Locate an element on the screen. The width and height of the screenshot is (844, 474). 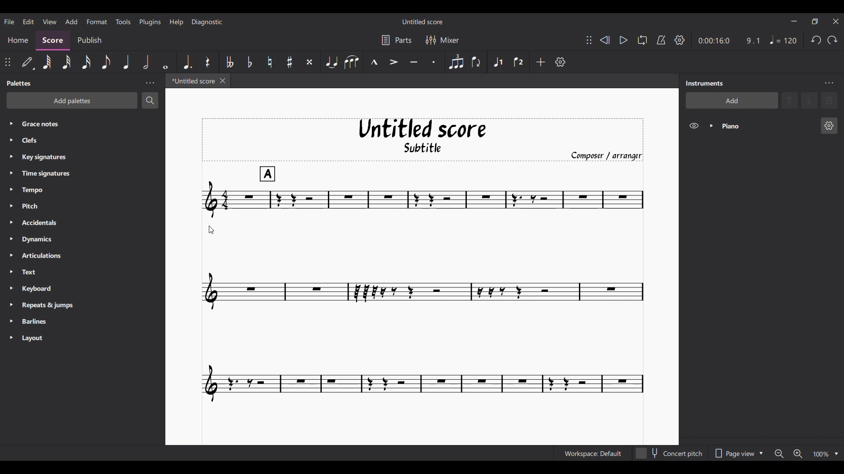
Plugins menu is located at coordinates (151, 22).